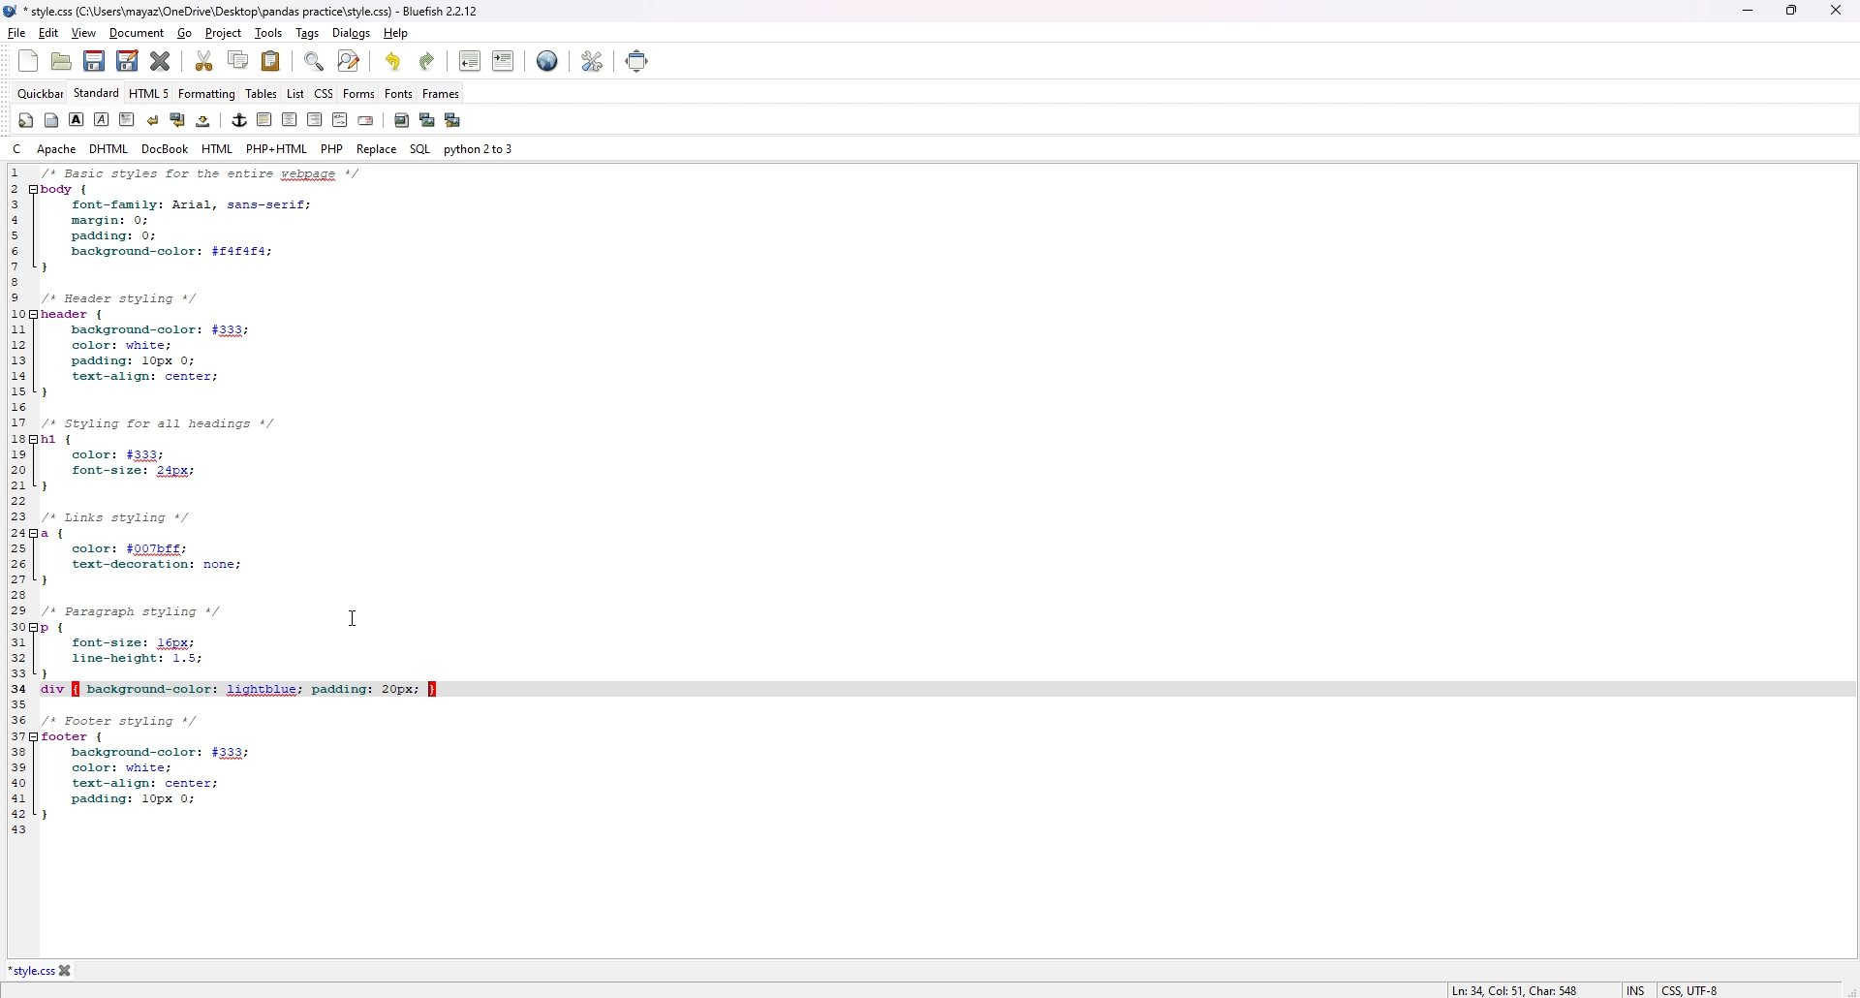  What do you see at coordinates (1514, 990) in the screenshot?
I see `Ln: 34, Col: 51, Char: 548` at bounding box center [1514, 990].